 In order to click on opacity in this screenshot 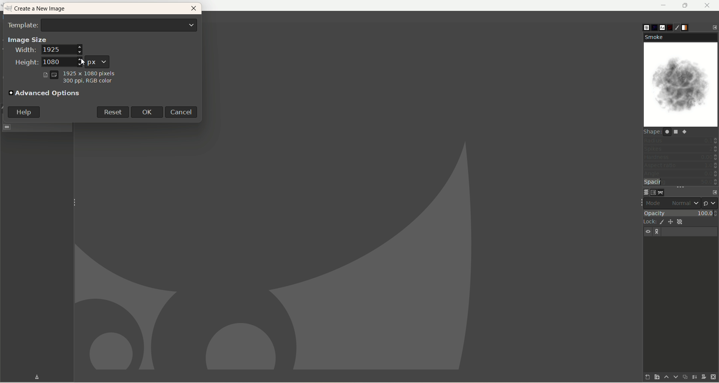, I will do `click(680, 212)`.